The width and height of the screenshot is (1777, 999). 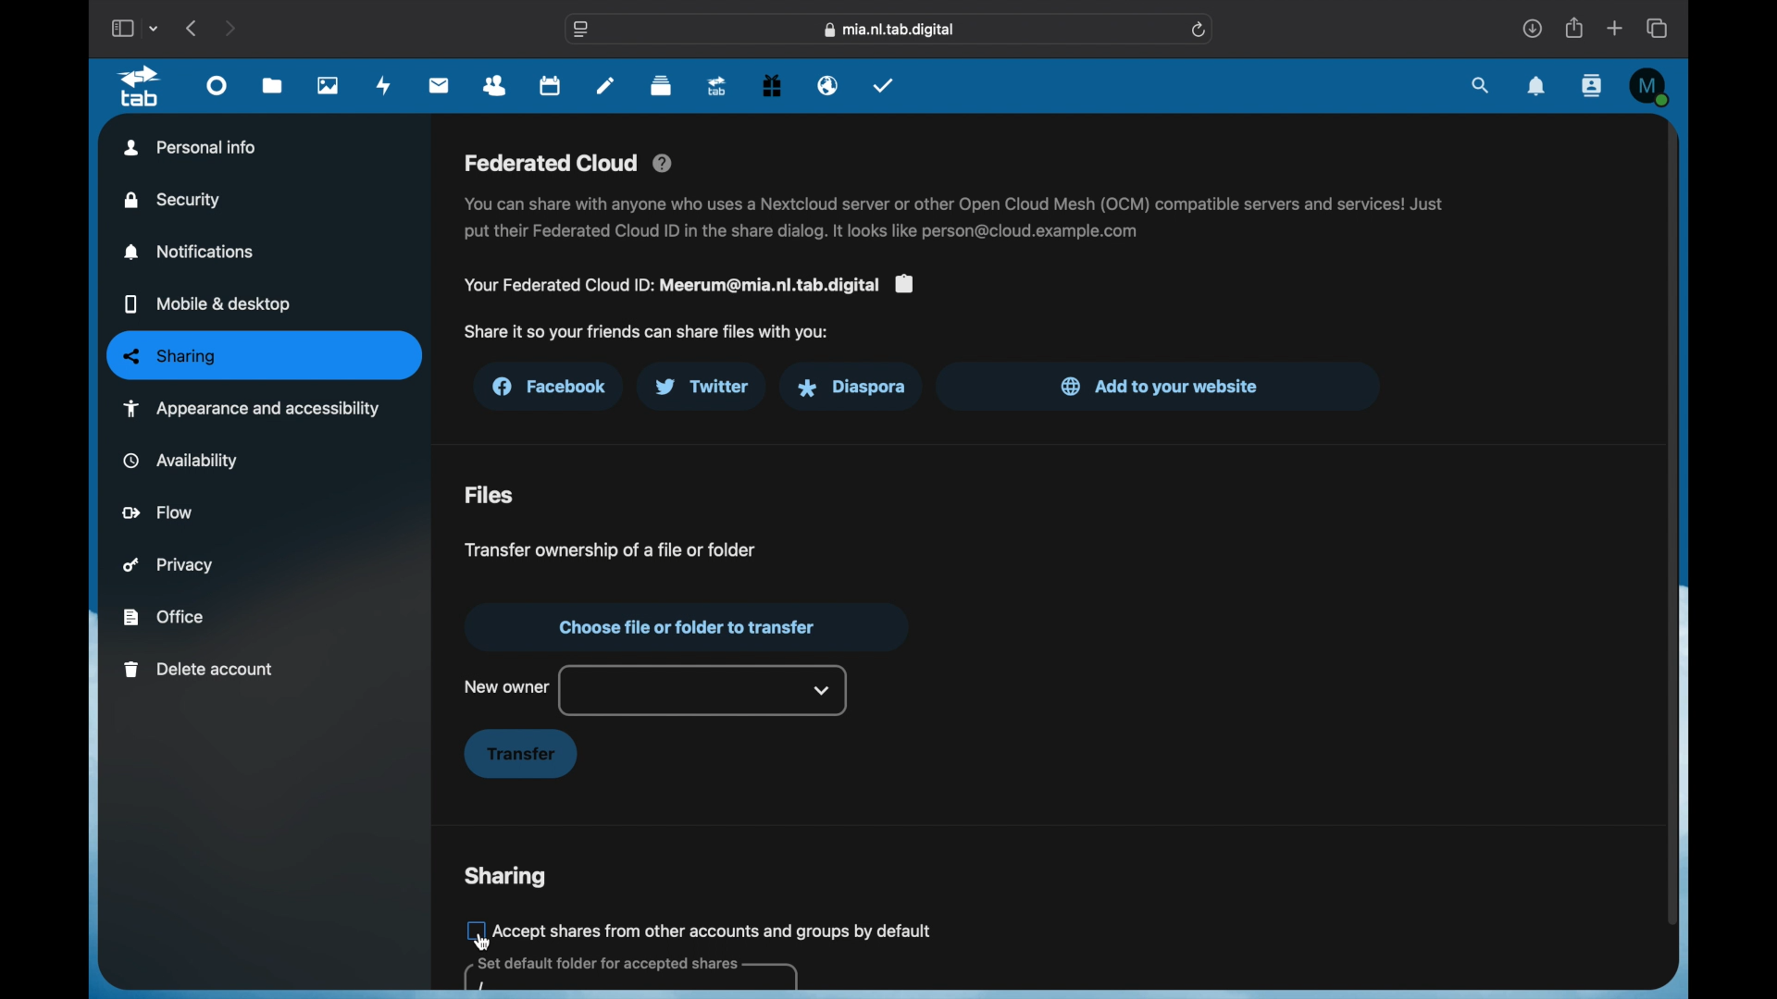 I want to click on show sidebar, so click(x=121, y=28).